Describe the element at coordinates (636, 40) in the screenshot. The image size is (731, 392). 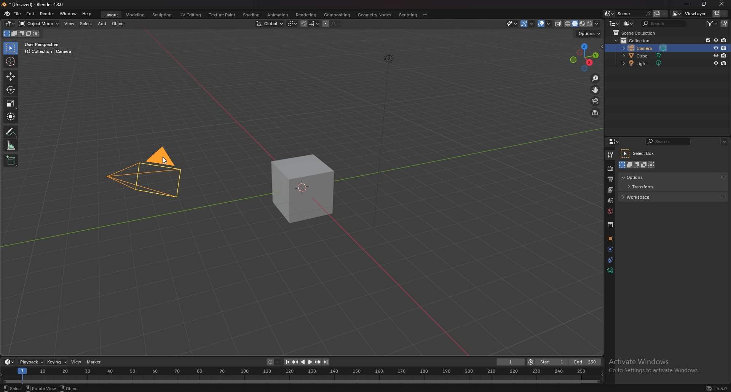
I see `collection` at that location.